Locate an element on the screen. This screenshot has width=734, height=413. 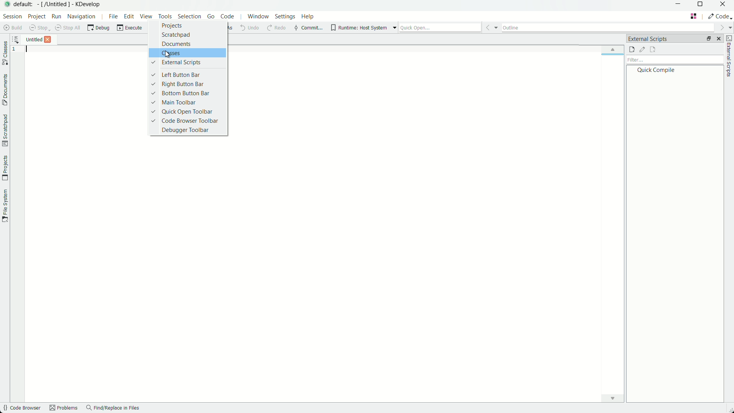
execute is located at coordinates (128, 29).